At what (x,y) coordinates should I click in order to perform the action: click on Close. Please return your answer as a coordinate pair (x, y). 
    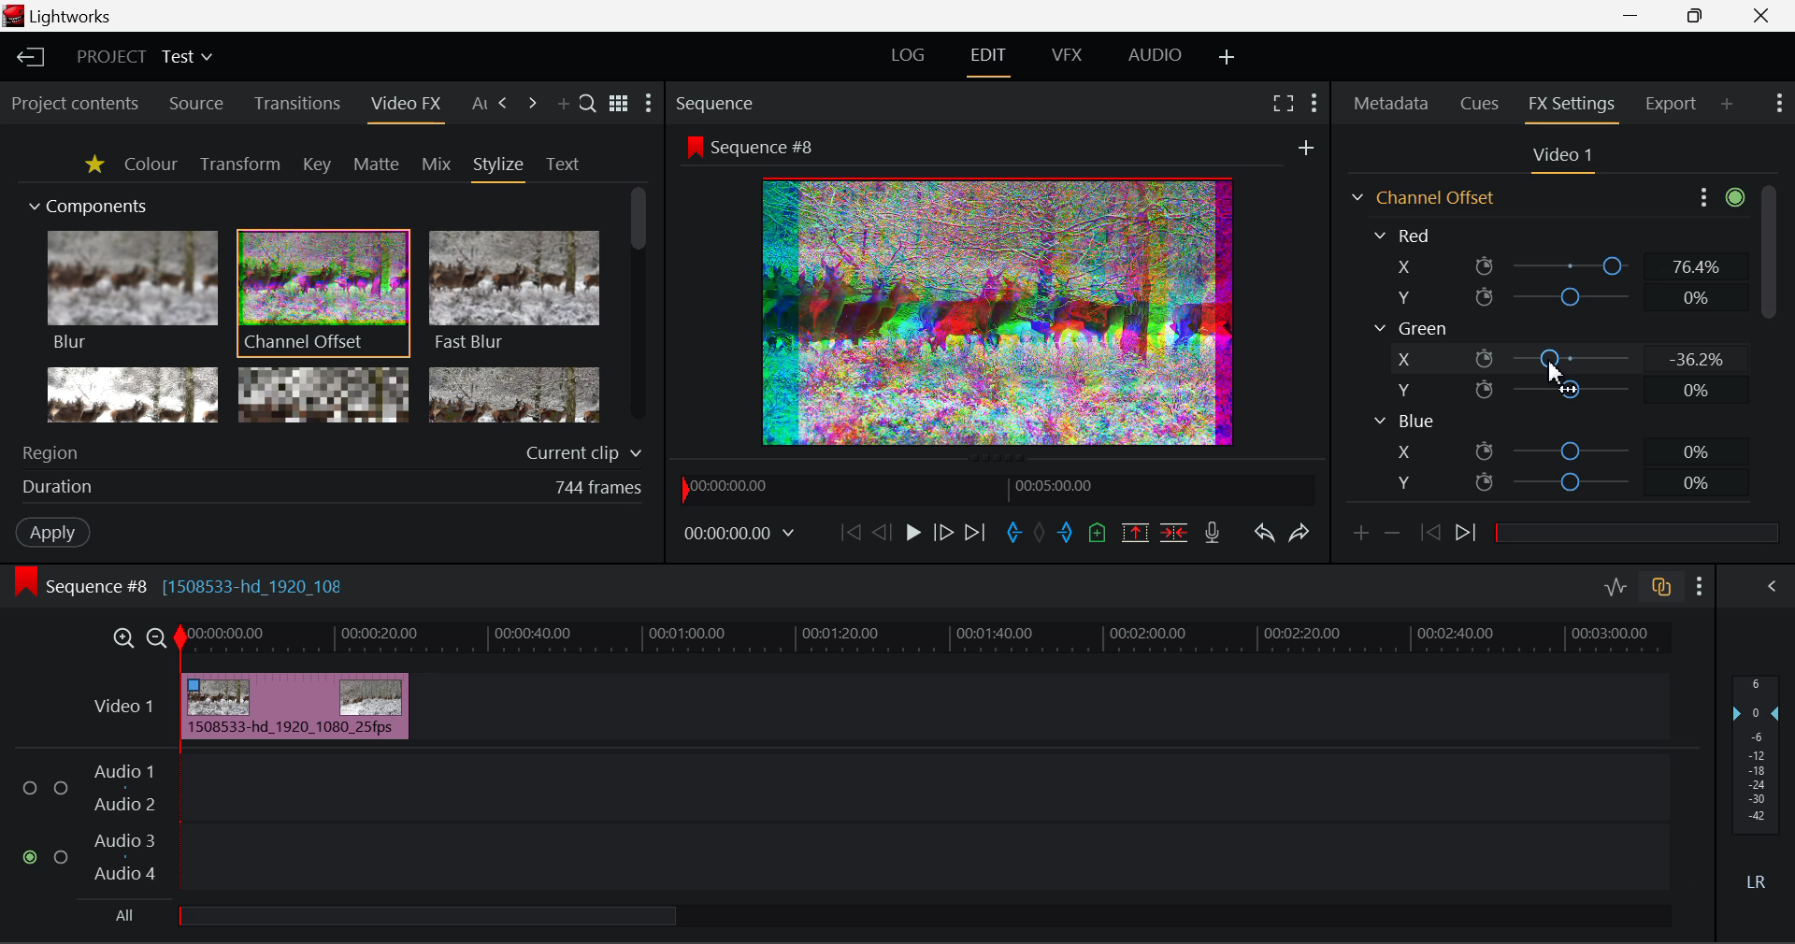
    Looking at the image, I should click on (1760, 17).